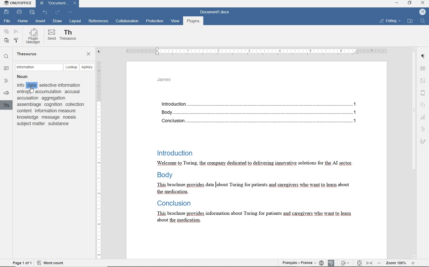  What do you see at coordinates (322, 263) in the screenshot?
I see `SET DOCUMENT LANGUAGE` at bounding box center [322, 263].